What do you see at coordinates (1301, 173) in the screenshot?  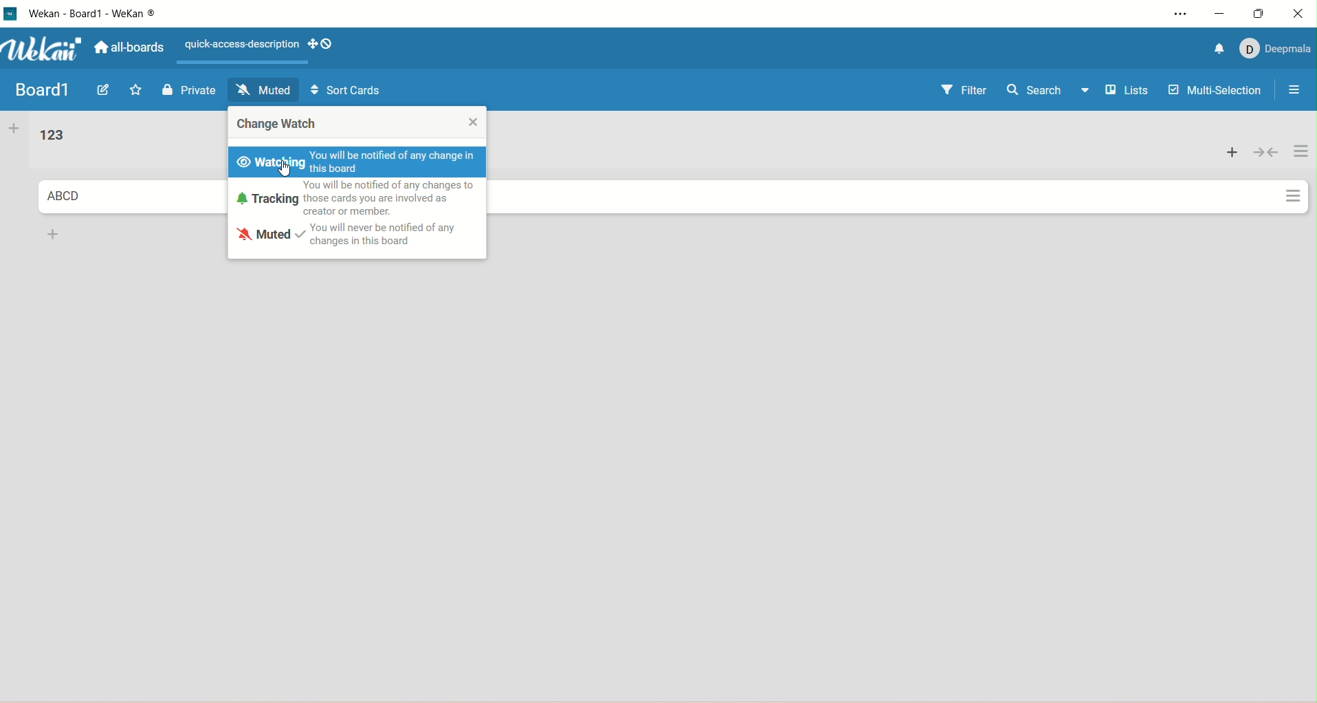 I see `options` at bounding box center [1301, 173].